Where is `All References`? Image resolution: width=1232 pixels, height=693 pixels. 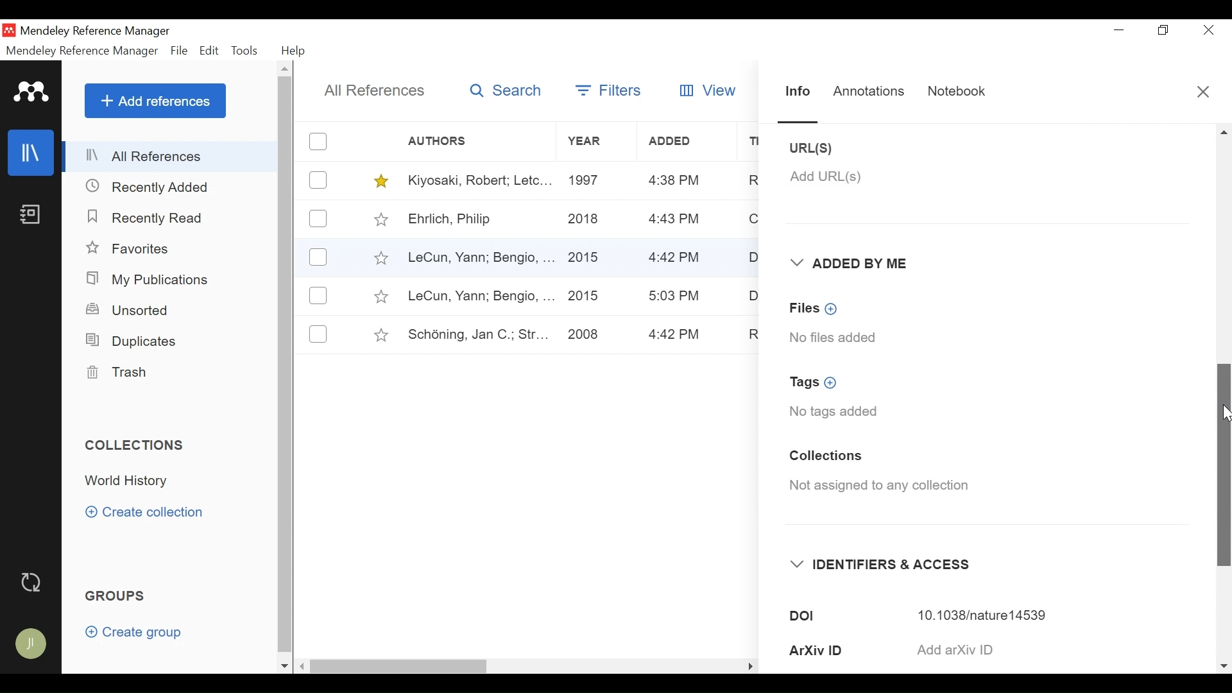 All References is located at coordinates (171, 156).